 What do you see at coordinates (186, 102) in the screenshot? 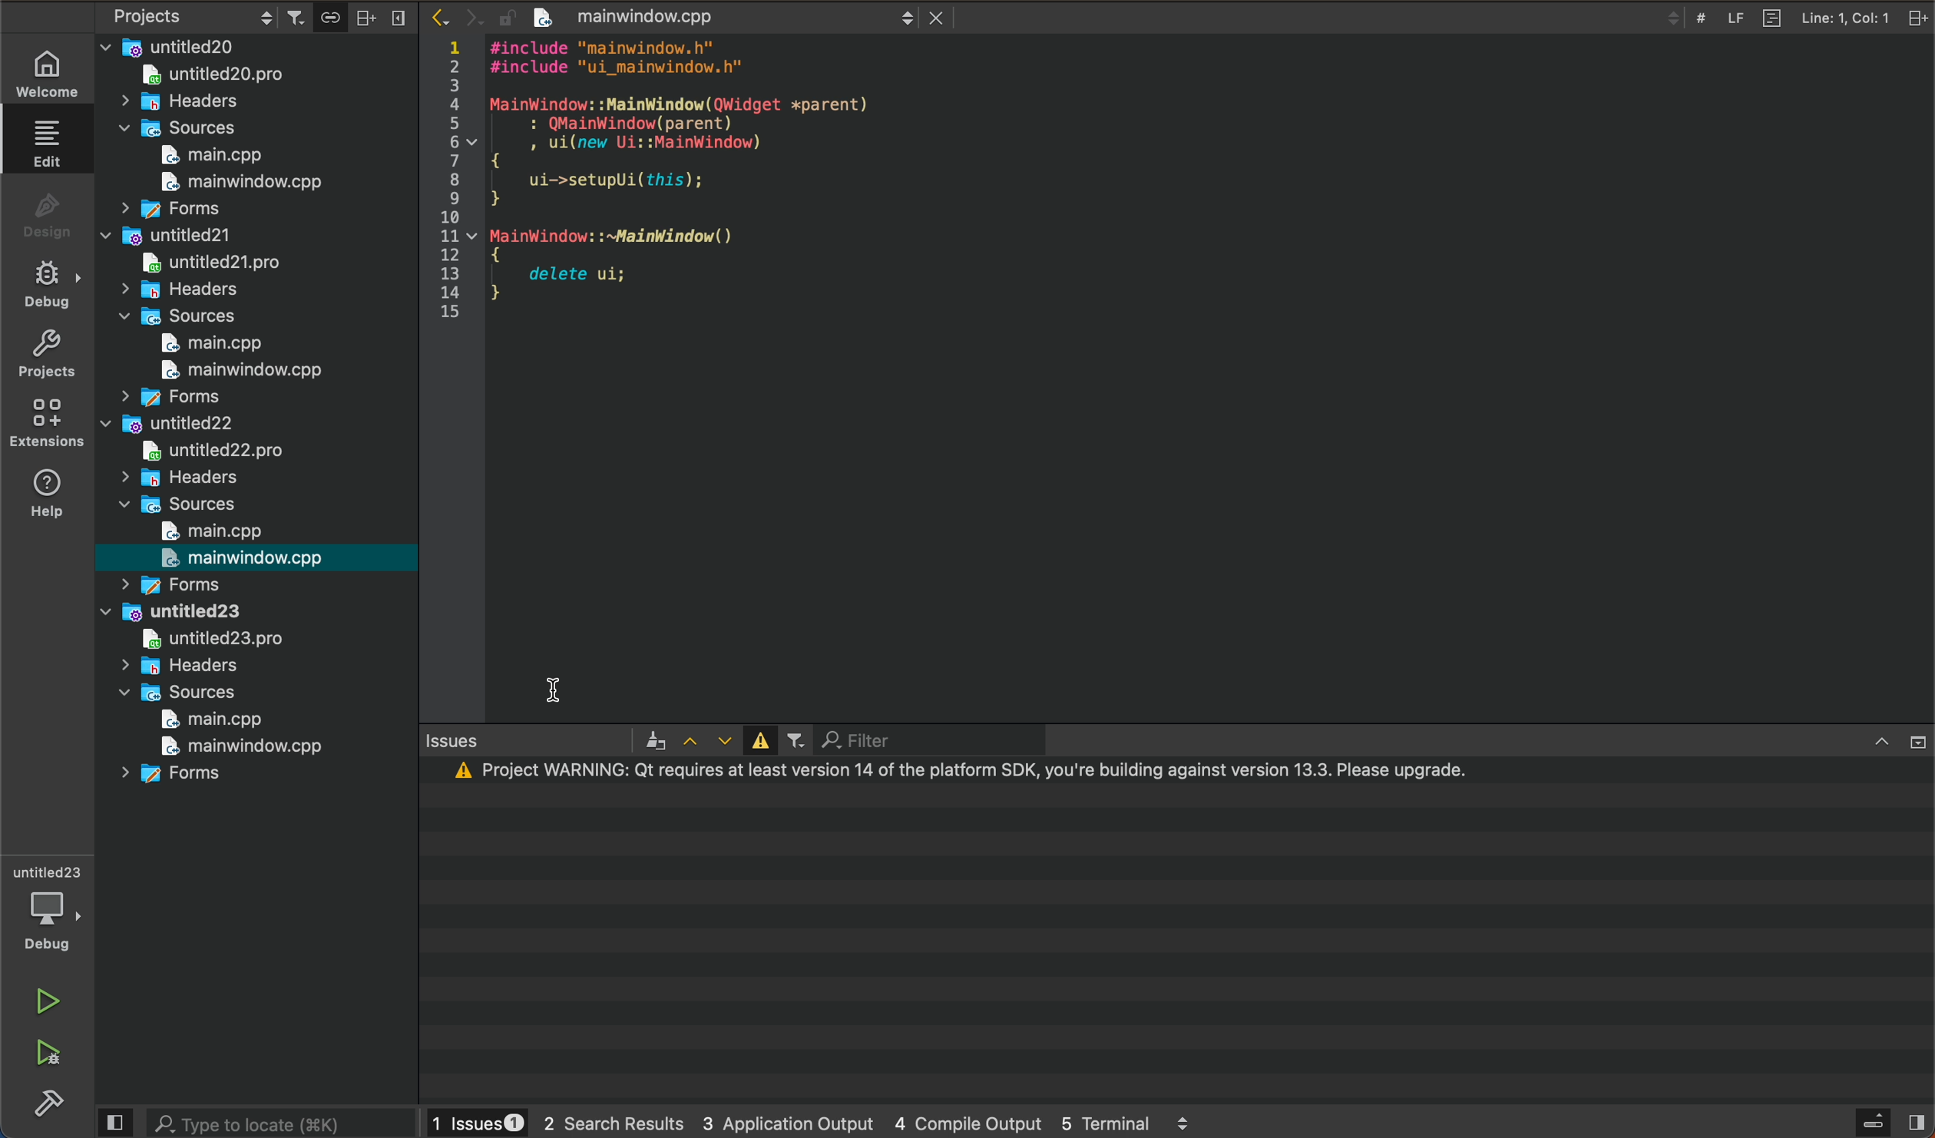
I see `headers` at bounding box center [186, 102].